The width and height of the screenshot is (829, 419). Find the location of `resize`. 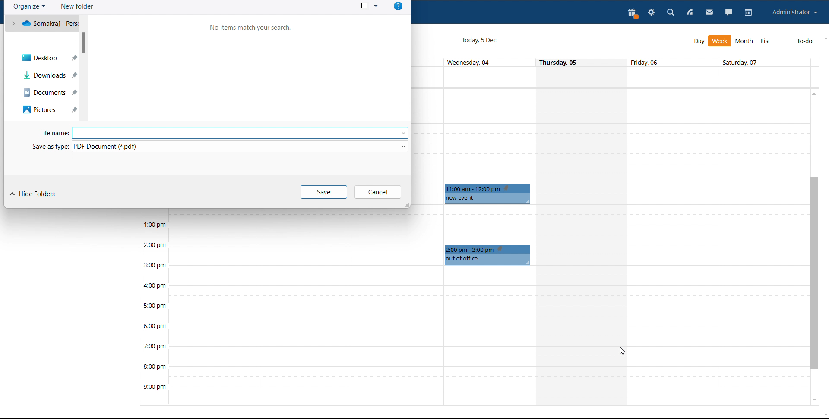

resize is located at coordinates (406, 205).